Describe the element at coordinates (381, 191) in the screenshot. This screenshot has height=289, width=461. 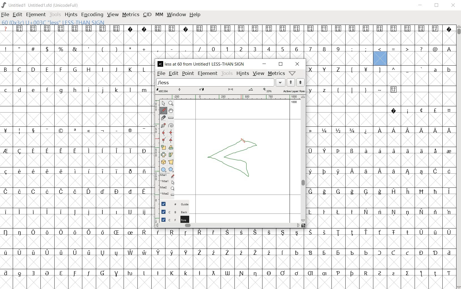
I see `special letters` at that location.